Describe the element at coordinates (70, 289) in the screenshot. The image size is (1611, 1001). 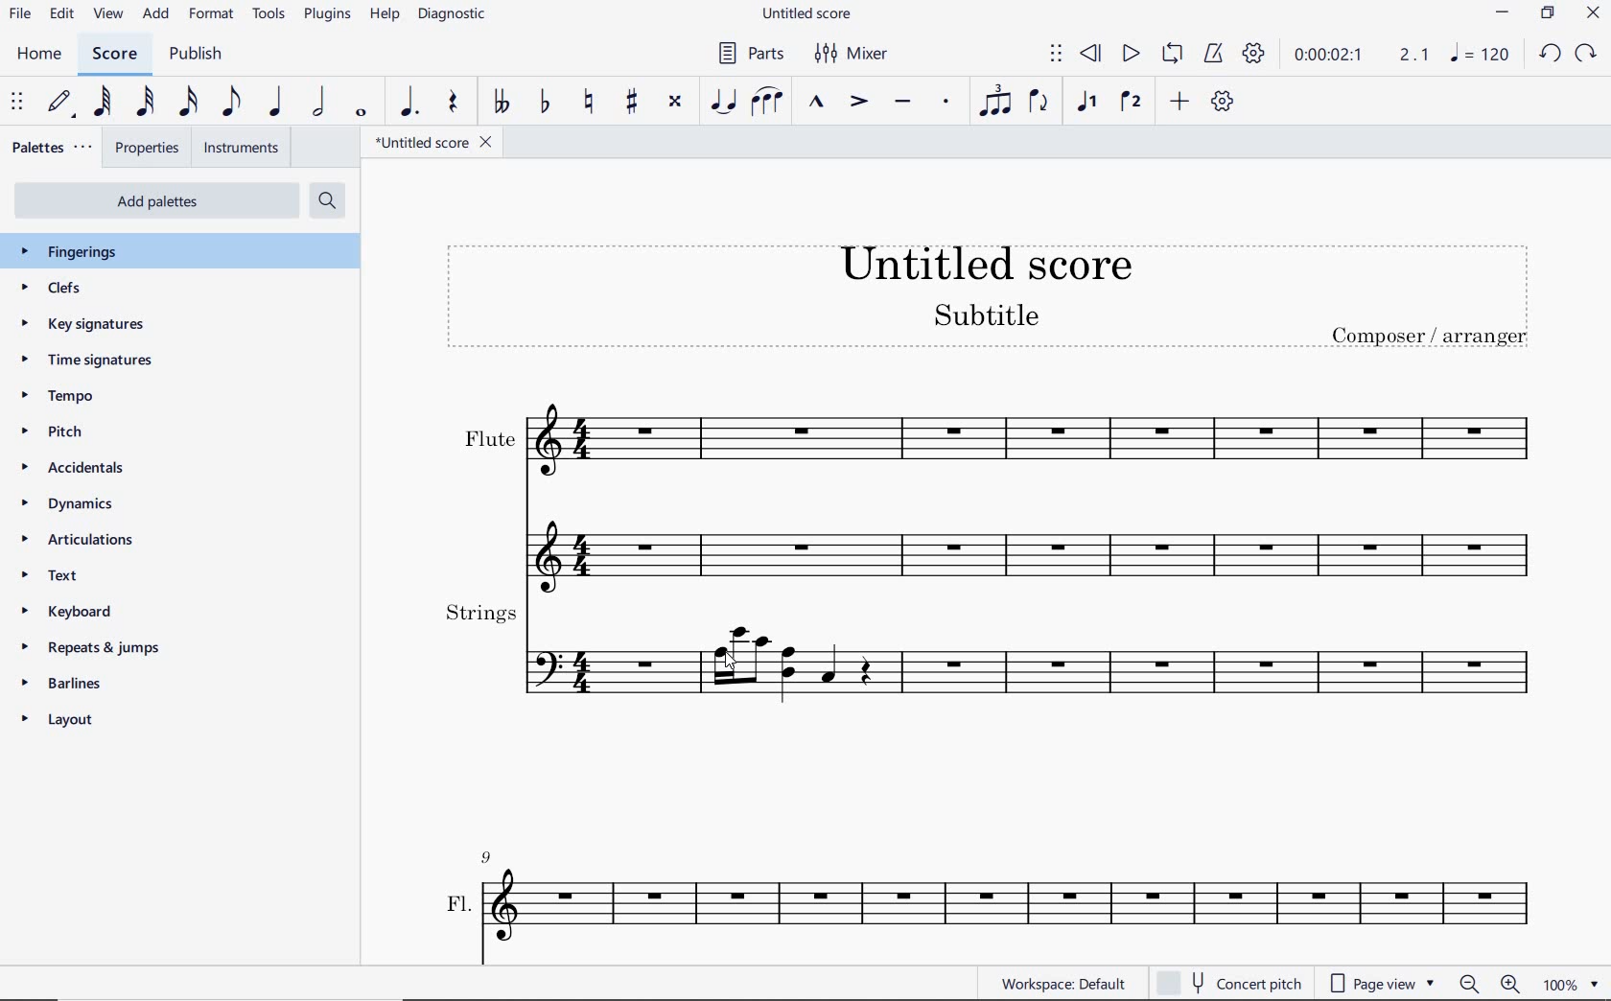
I see `clefs` at that location.